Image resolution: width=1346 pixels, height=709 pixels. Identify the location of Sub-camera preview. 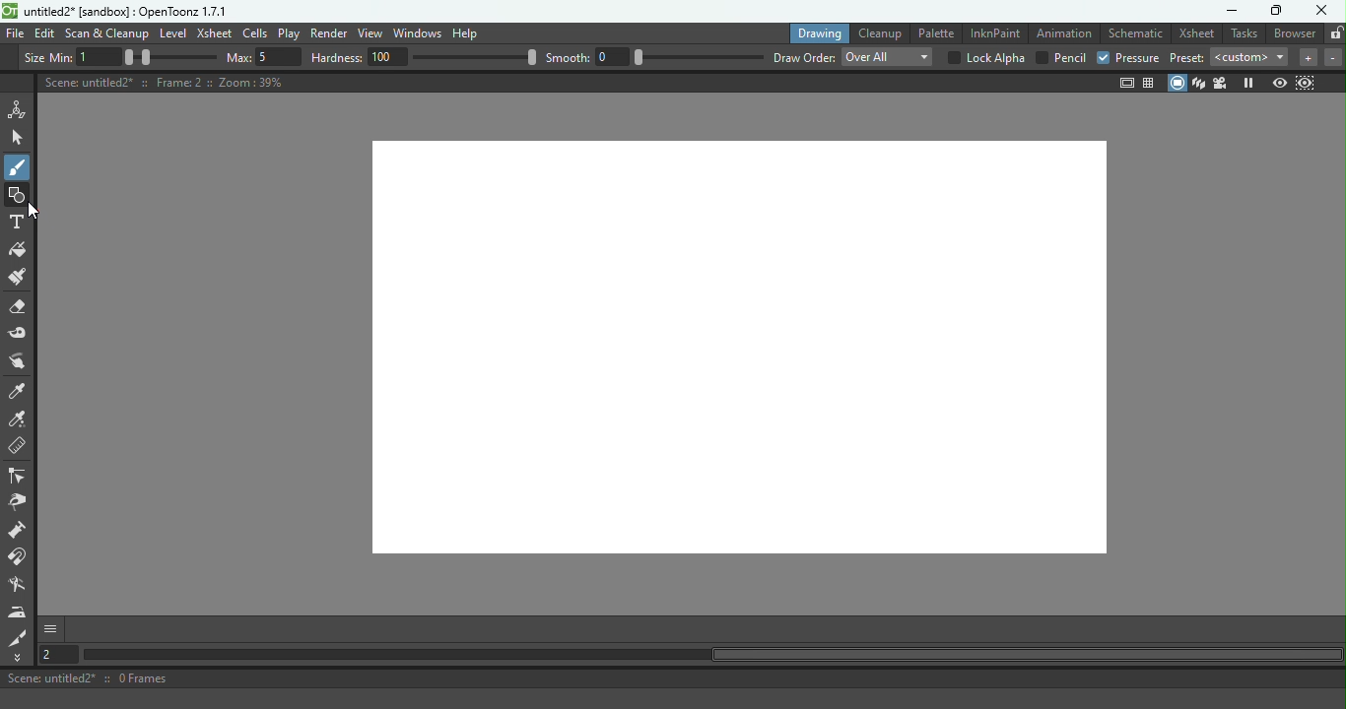
(1304, 82).